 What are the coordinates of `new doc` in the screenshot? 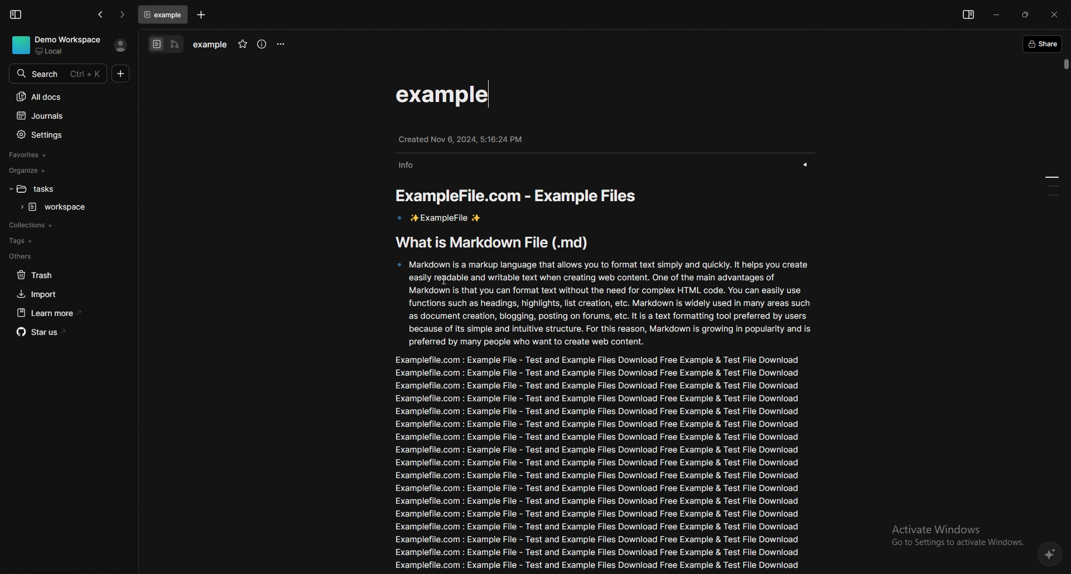 It's located at (121, 74).